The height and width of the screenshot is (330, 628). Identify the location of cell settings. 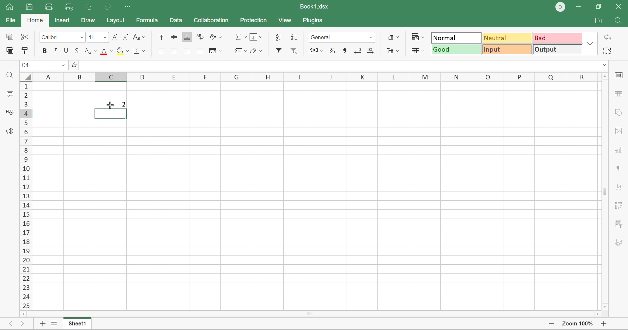
(619, 76).